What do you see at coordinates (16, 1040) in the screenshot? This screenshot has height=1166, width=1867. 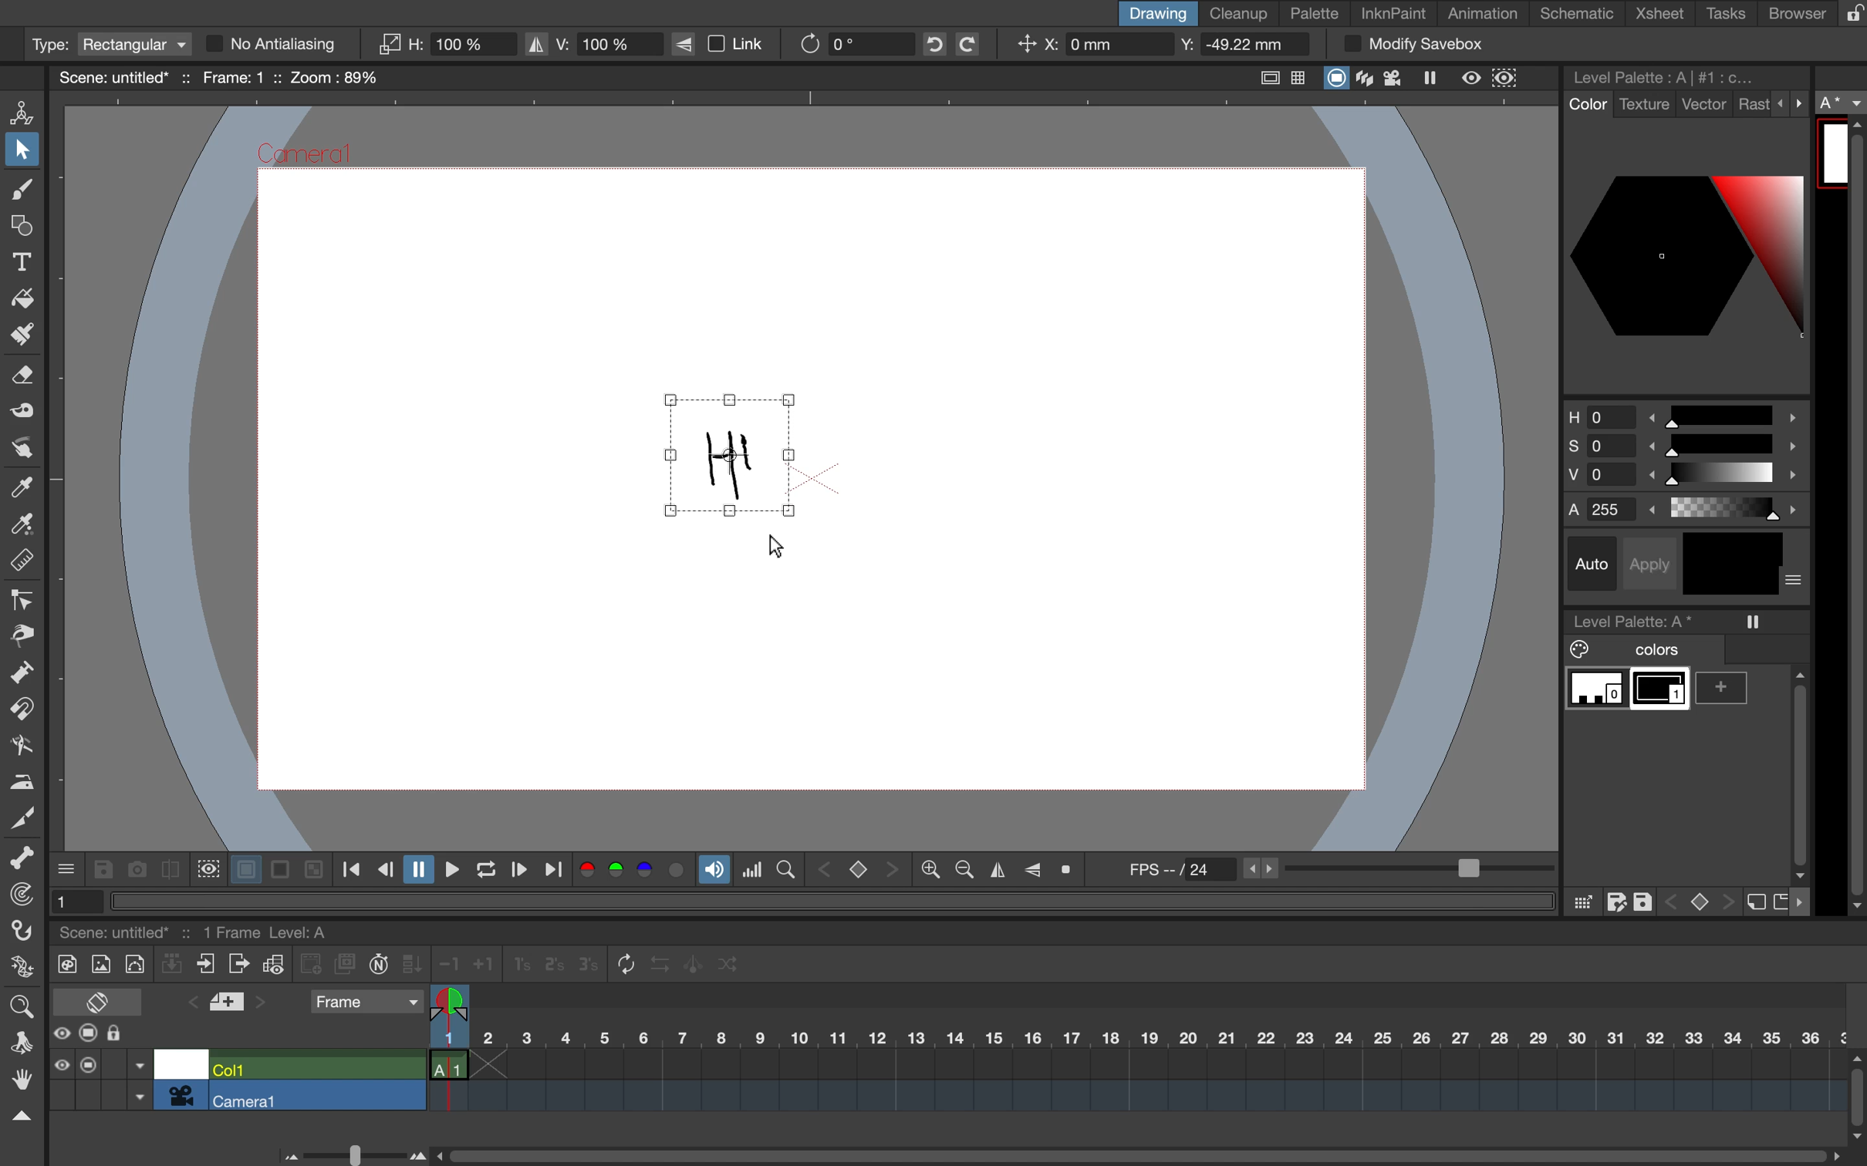 I see `rotate tool` at bounding box center [16, 1040].